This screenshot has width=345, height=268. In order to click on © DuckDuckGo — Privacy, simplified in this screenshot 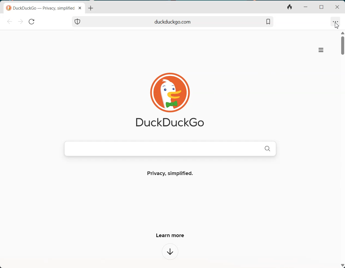, I will do `click(41, 8)`.